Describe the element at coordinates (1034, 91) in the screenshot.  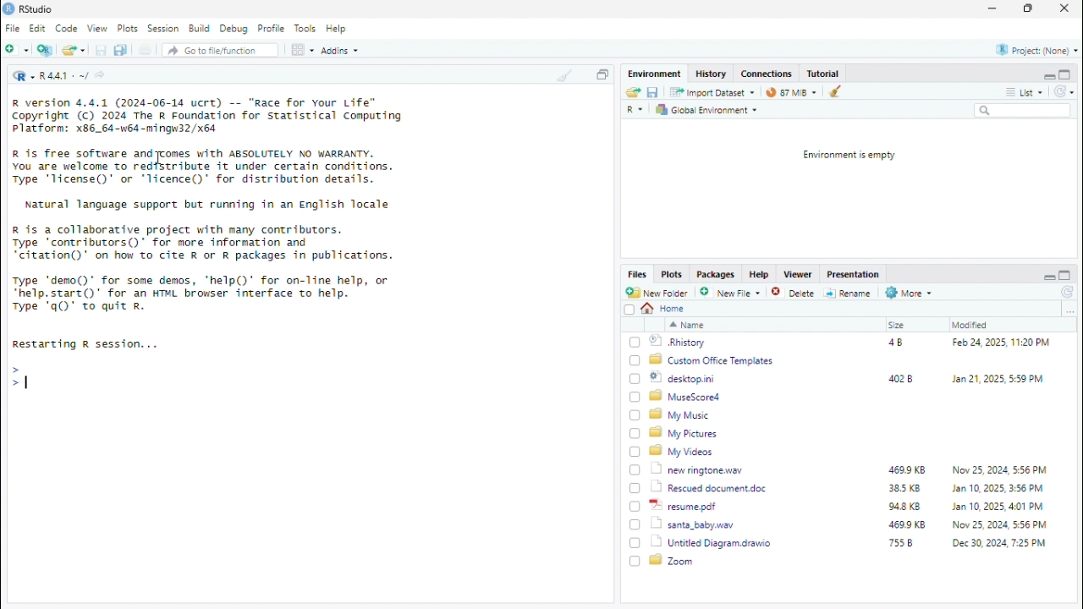
I see `list` at that location.